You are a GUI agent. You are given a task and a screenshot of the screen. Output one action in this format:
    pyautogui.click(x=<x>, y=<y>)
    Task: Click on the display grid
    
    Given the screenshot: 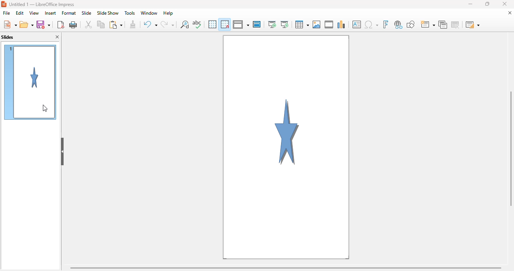 What is the action you would take?
    pyautogui.click(x=212, y=24)
    